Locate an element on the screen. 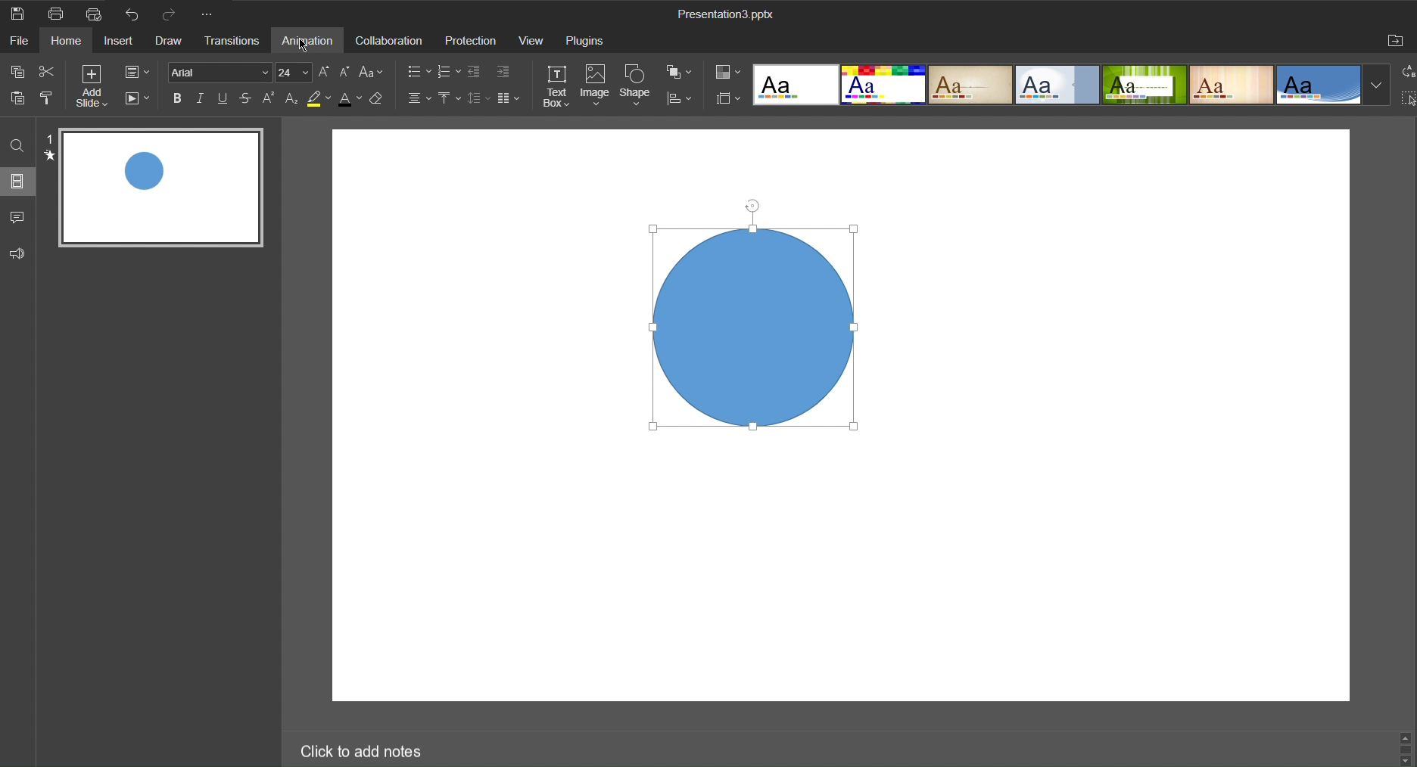 The image size is (1417, 767). Bold is located at coordinates (180, 100).